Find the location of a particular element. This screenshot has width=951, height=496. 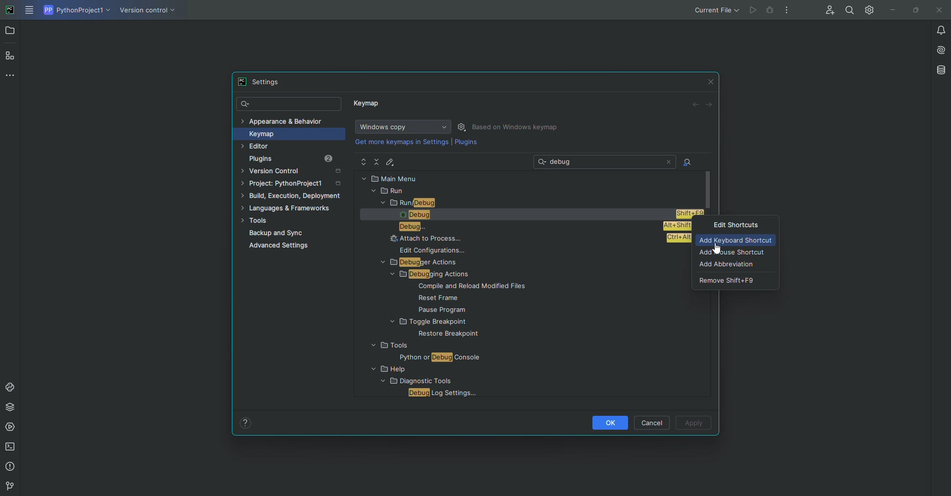

scroll bar is located at coordinates (709, 188).